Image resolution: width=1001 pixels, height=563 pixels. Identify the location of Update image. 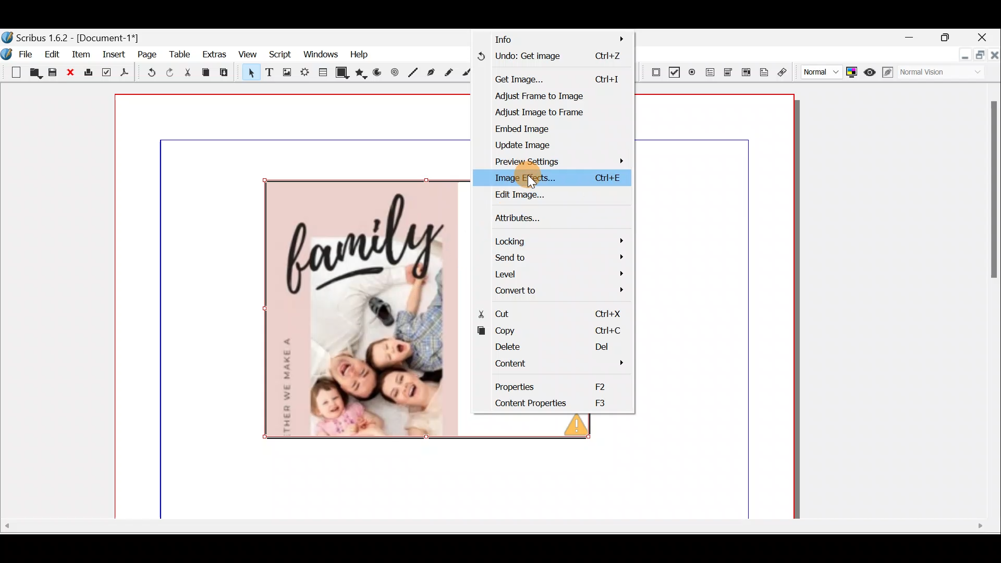
(534, 144).